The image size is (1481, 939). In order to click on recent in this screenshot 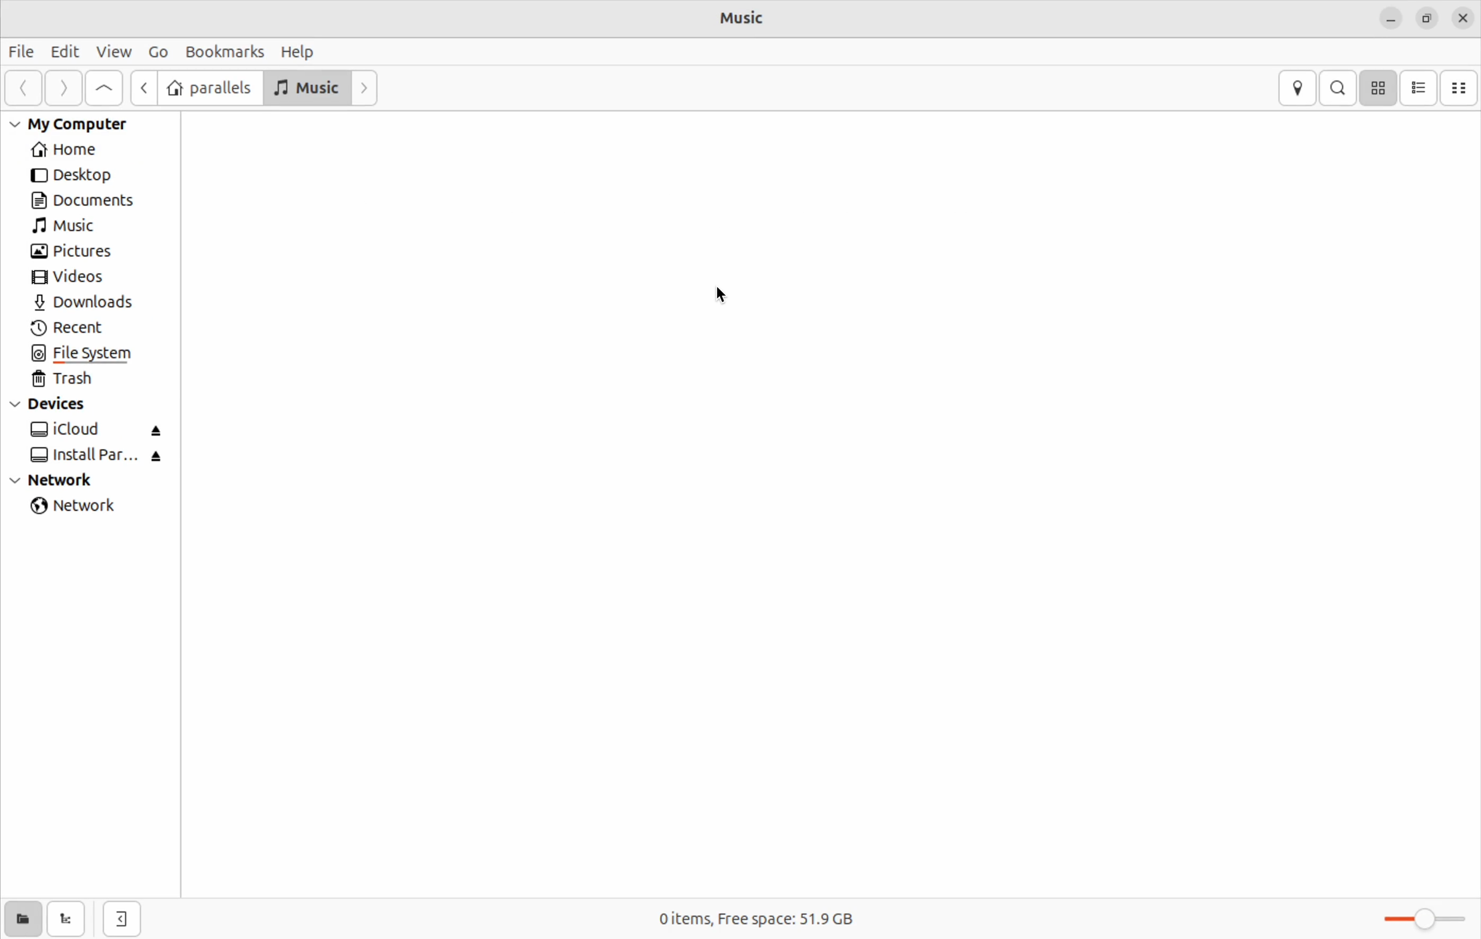, I will do `click(78, 328)`.